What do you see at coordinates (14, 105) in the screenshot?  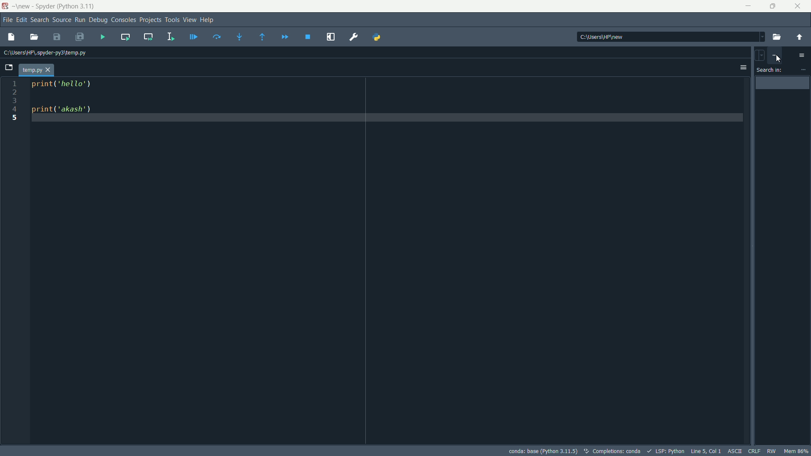 I see `1 2 3 4 5` at bounding box center [14, 105].